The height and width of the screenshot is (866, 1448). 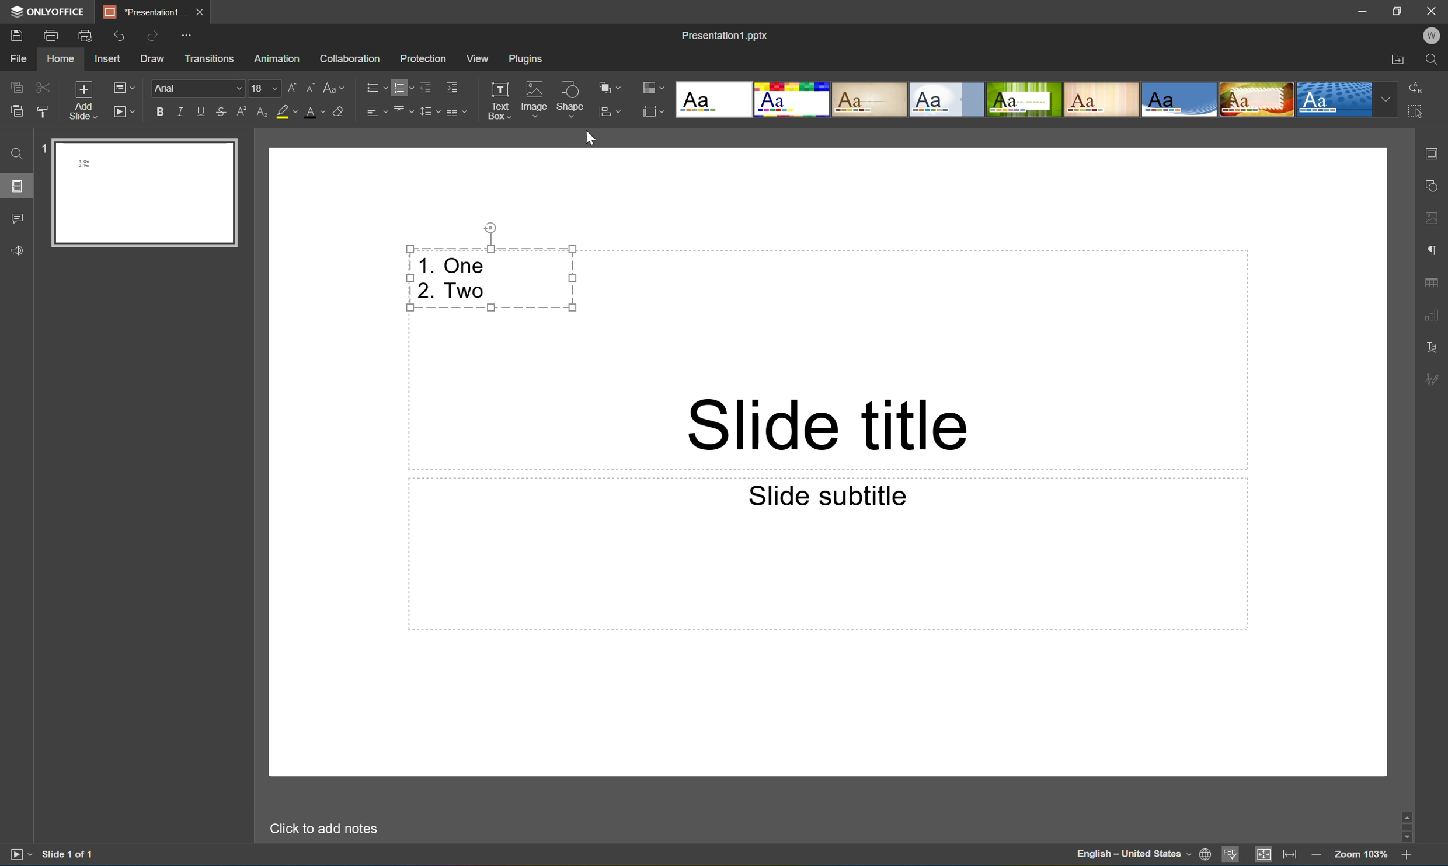 What do you see at coordinates (1039, 99) in the screenshot?
I see `type of slides` at bounding box center [1039, 99].